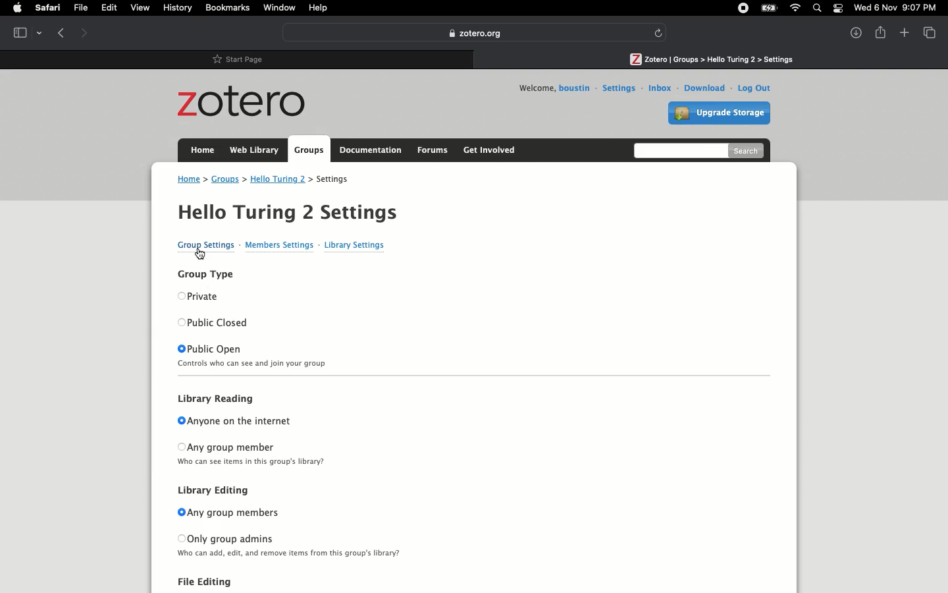 The image size is (948, 593). Describe the element at coordinates (711, 57) in the screenshot. I see `Path` at that location.